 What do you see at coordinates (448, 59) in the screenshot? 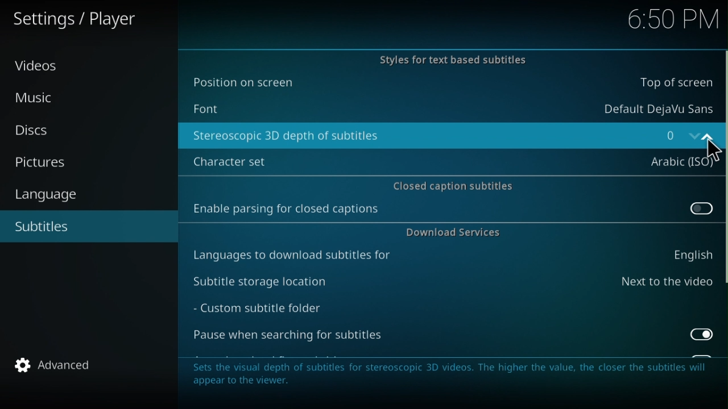
I see `Styles for the text based subtitles` at bounding box center [448, 59].